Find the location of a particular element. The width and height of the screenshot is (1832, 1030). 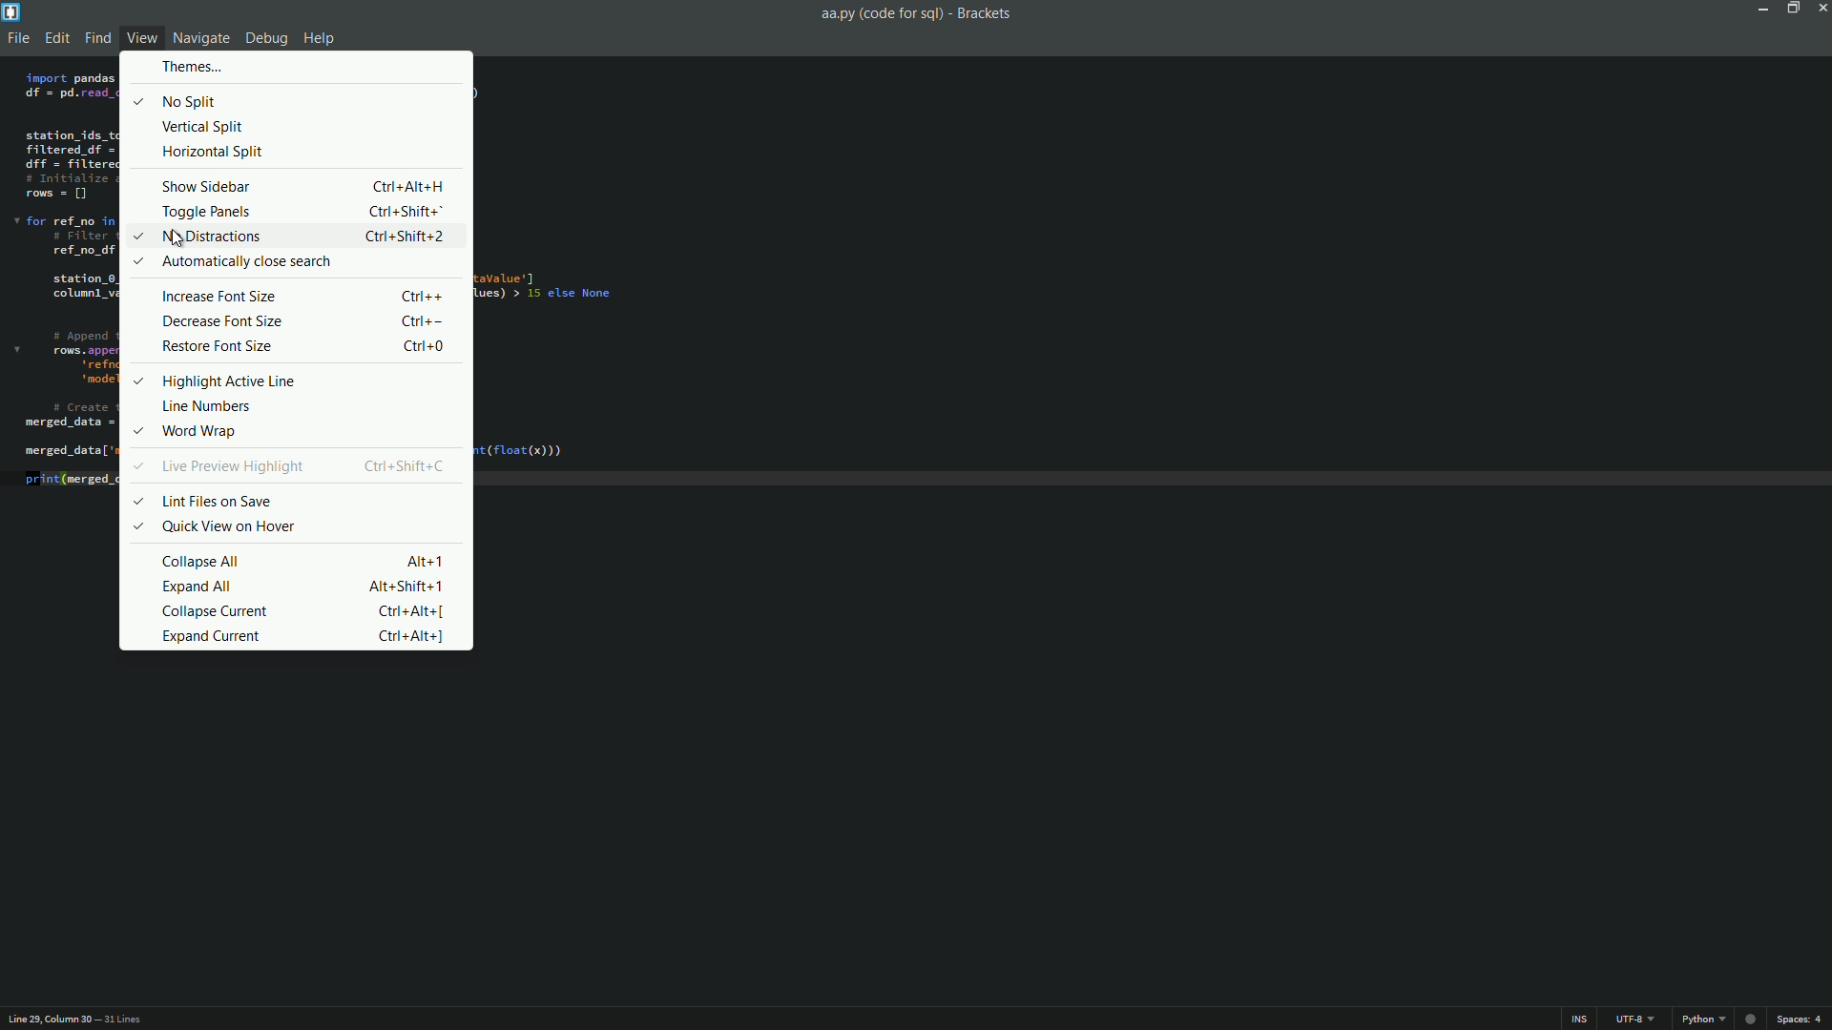

cursor is located at coordinates (177, 237).